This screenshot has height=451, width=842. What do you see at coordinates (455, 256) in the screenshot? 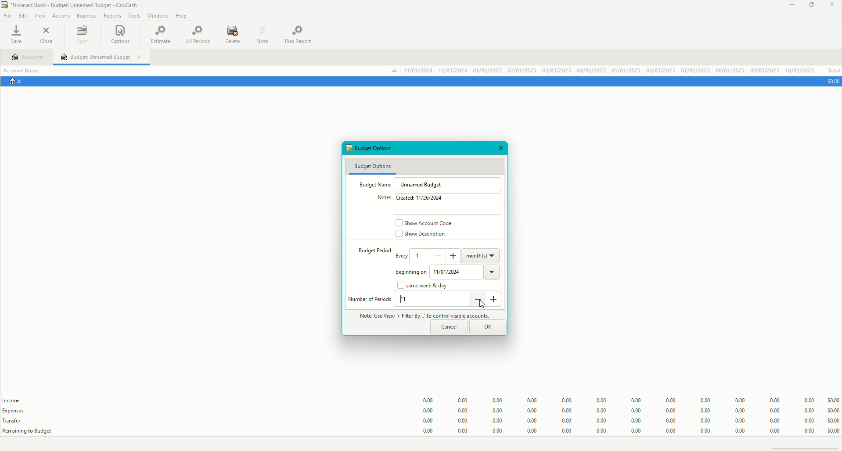
I see `increase` at bounding box center [455, 256].